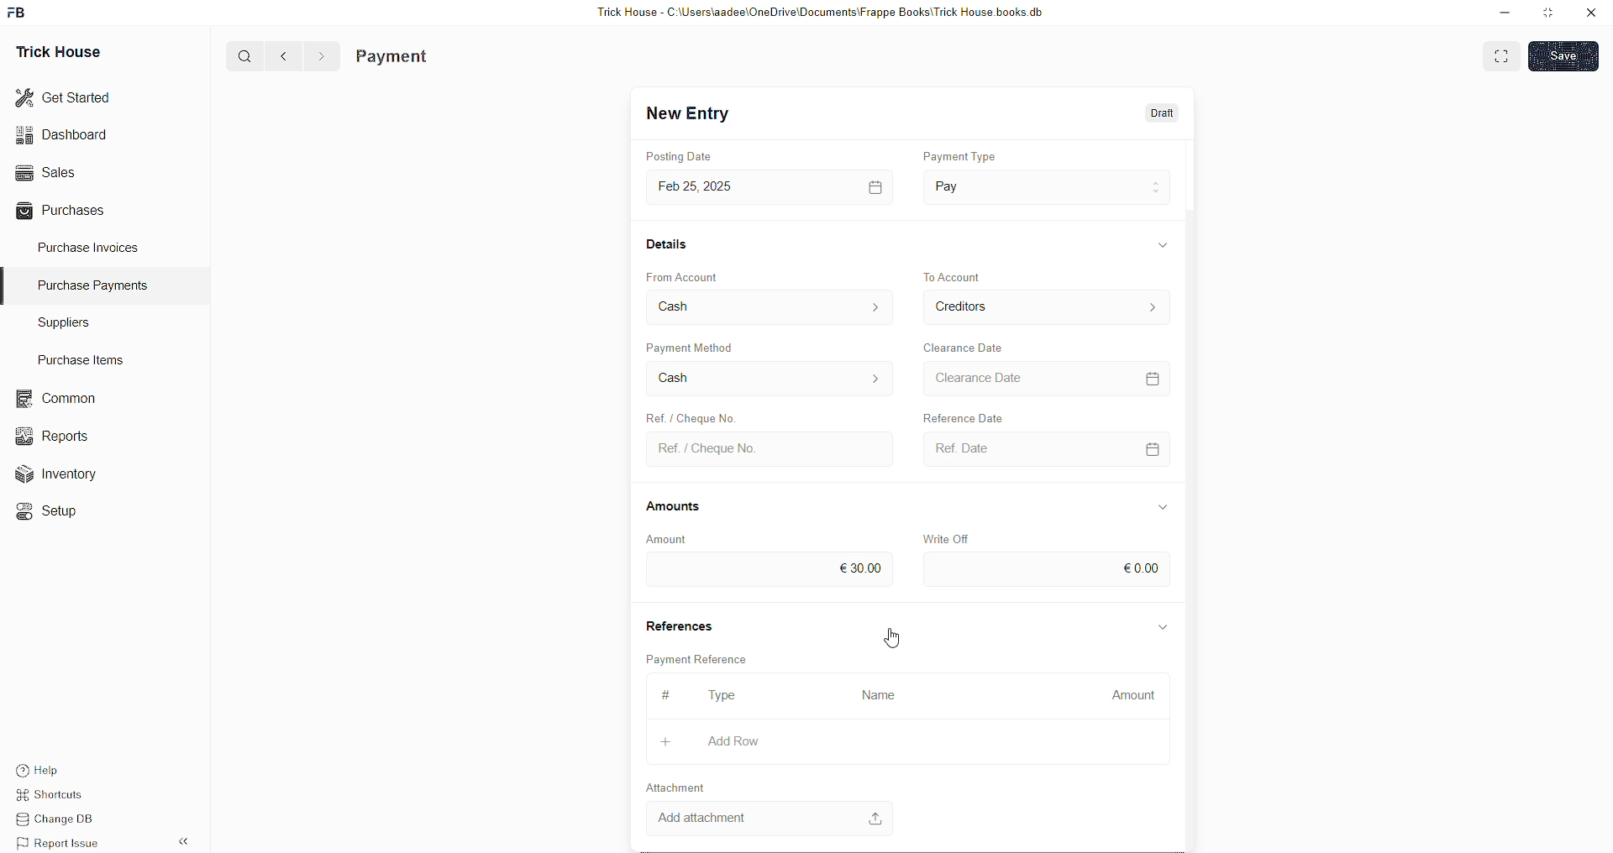 This screenshot has height=853, width=1613. Describe the element at coordinates (683, 624) in the screenshot. I see `References` at that location.